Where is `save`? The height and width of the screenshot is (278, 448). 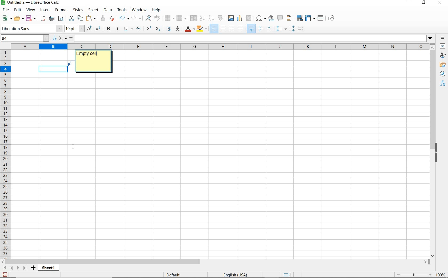 save is located at coordinates (30, 18).